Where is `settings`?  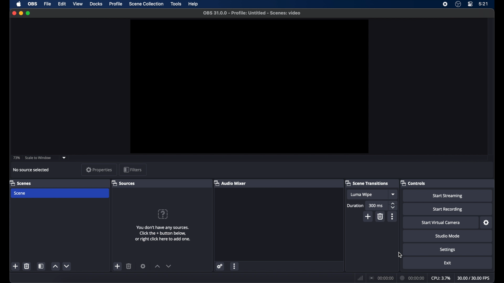 settings is located at coordinates (447, 250).